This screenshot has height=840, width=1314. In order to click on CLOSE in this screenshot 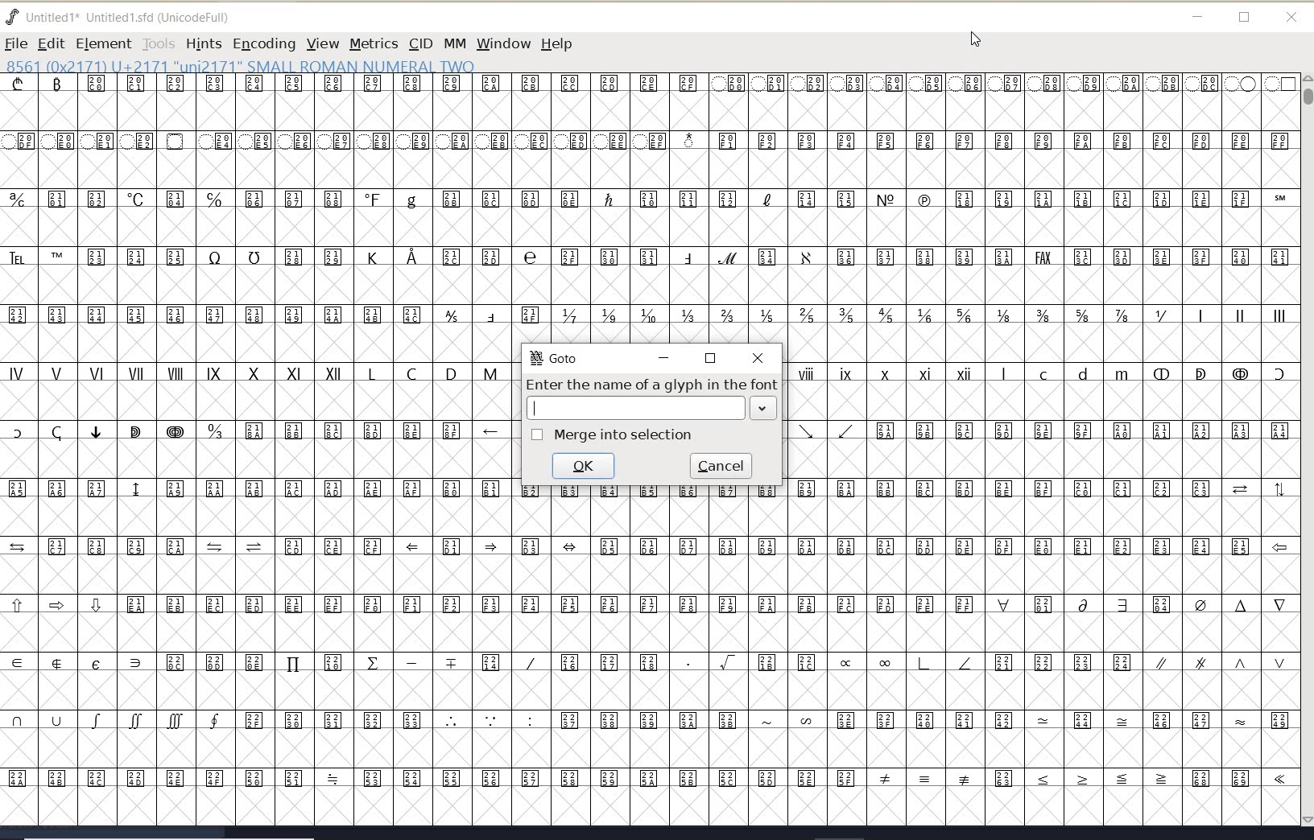, I will do `click(760, 358)`.